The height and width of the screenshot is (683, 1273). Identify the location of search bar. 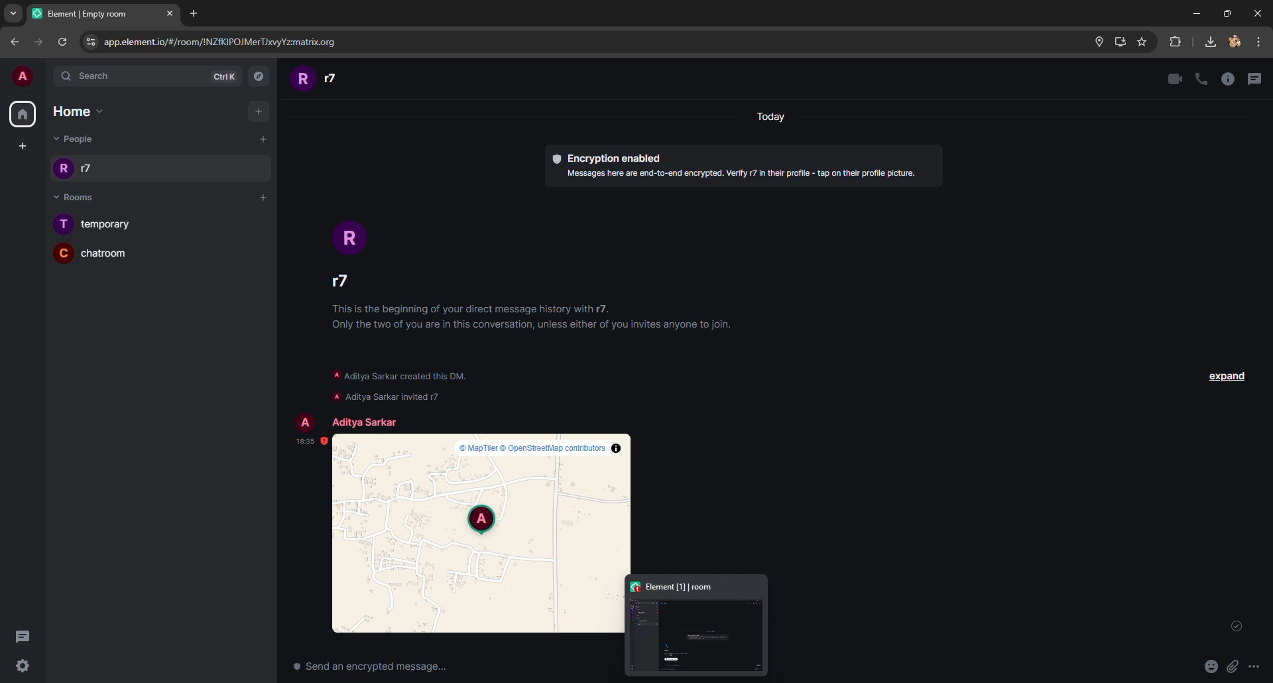
(607, 40).